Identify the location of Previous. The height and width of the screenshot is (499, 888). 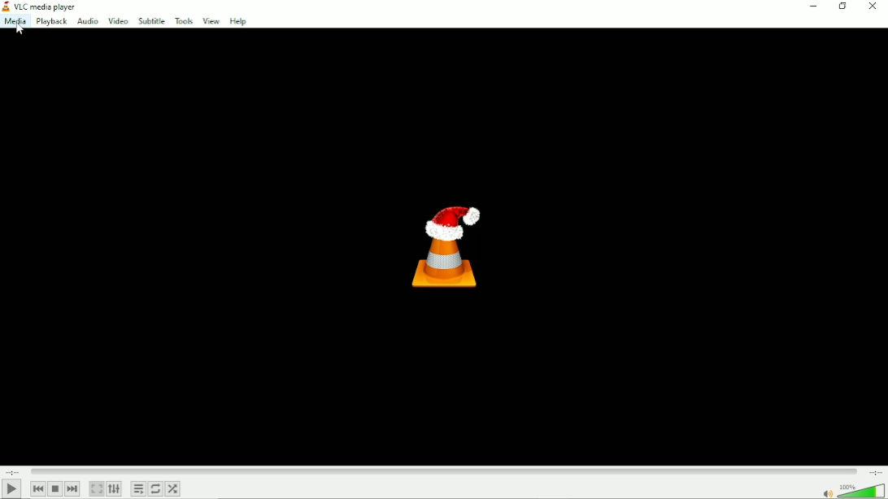
(37, 489).